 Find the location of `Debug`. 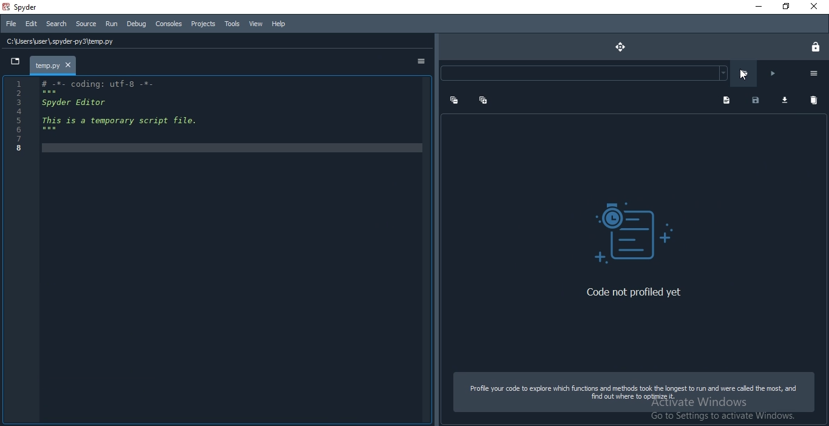

Debug is located at coordinates (137, 24).